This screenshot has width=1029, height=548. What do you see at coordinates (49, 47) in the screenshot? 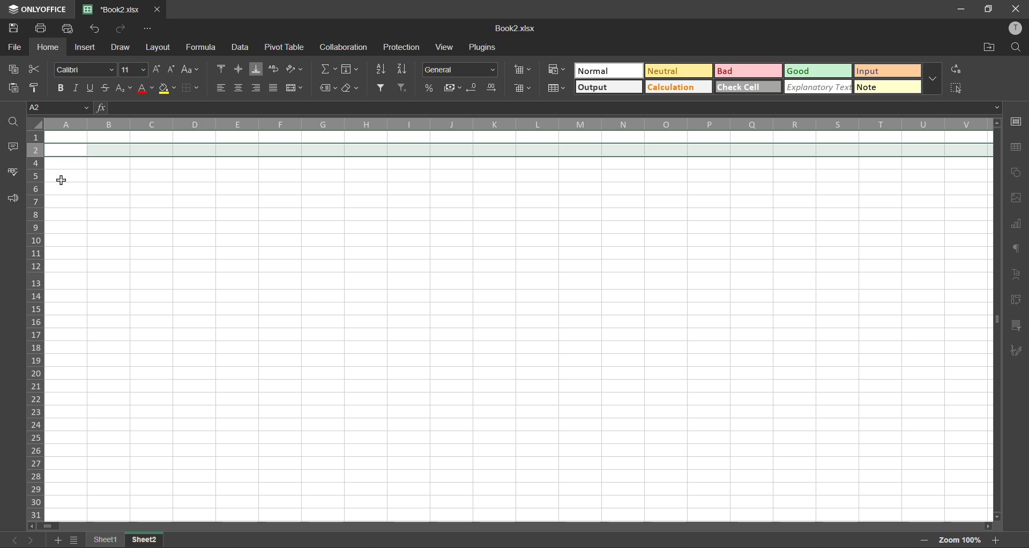
I see `home` at bounding box center [49, 47].